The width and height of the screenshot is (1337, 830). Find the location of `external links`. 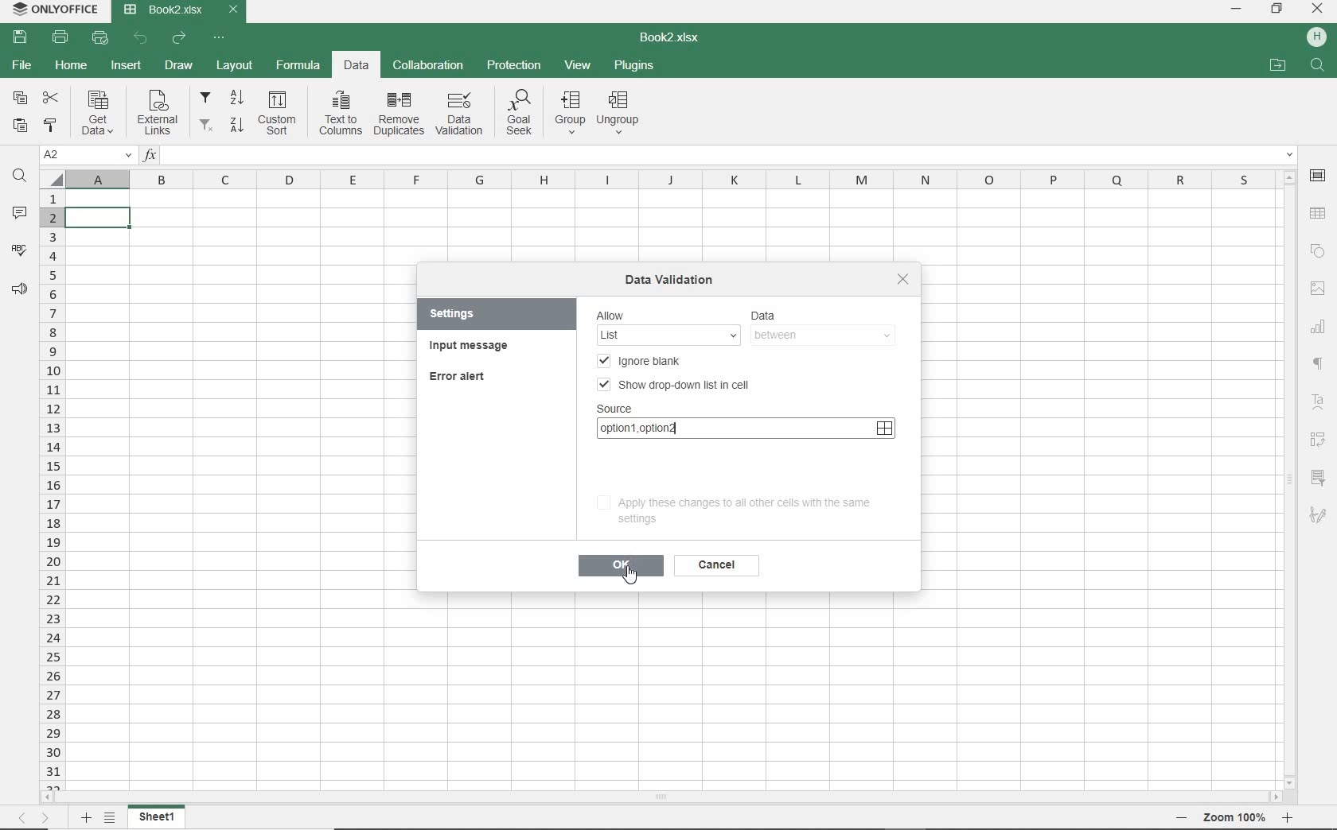

external links is located at coordinates (160, 115).